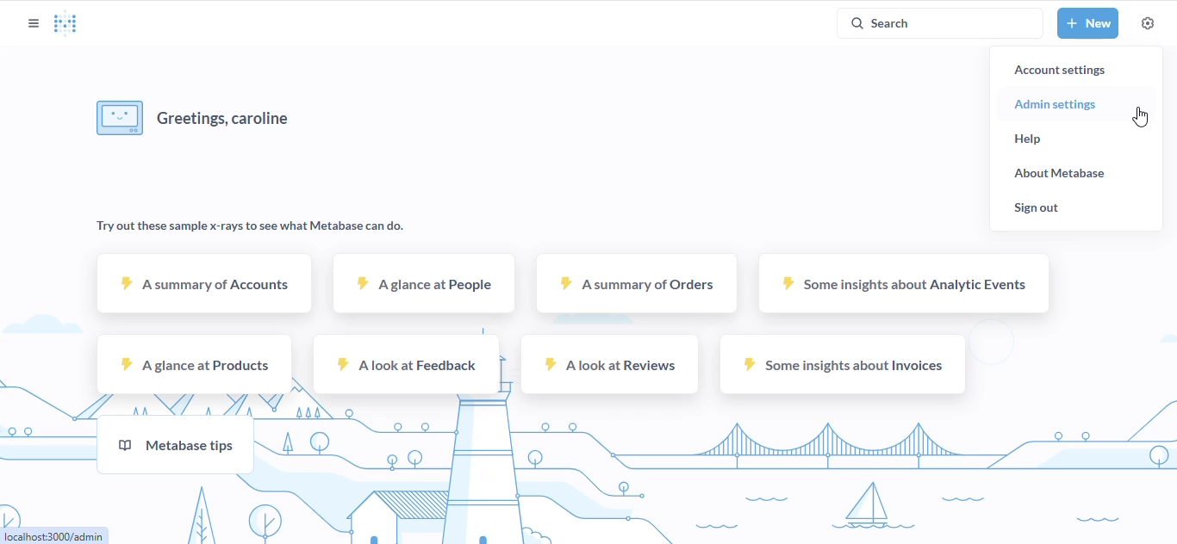  I want to click on account settings, so click(1059, 70).